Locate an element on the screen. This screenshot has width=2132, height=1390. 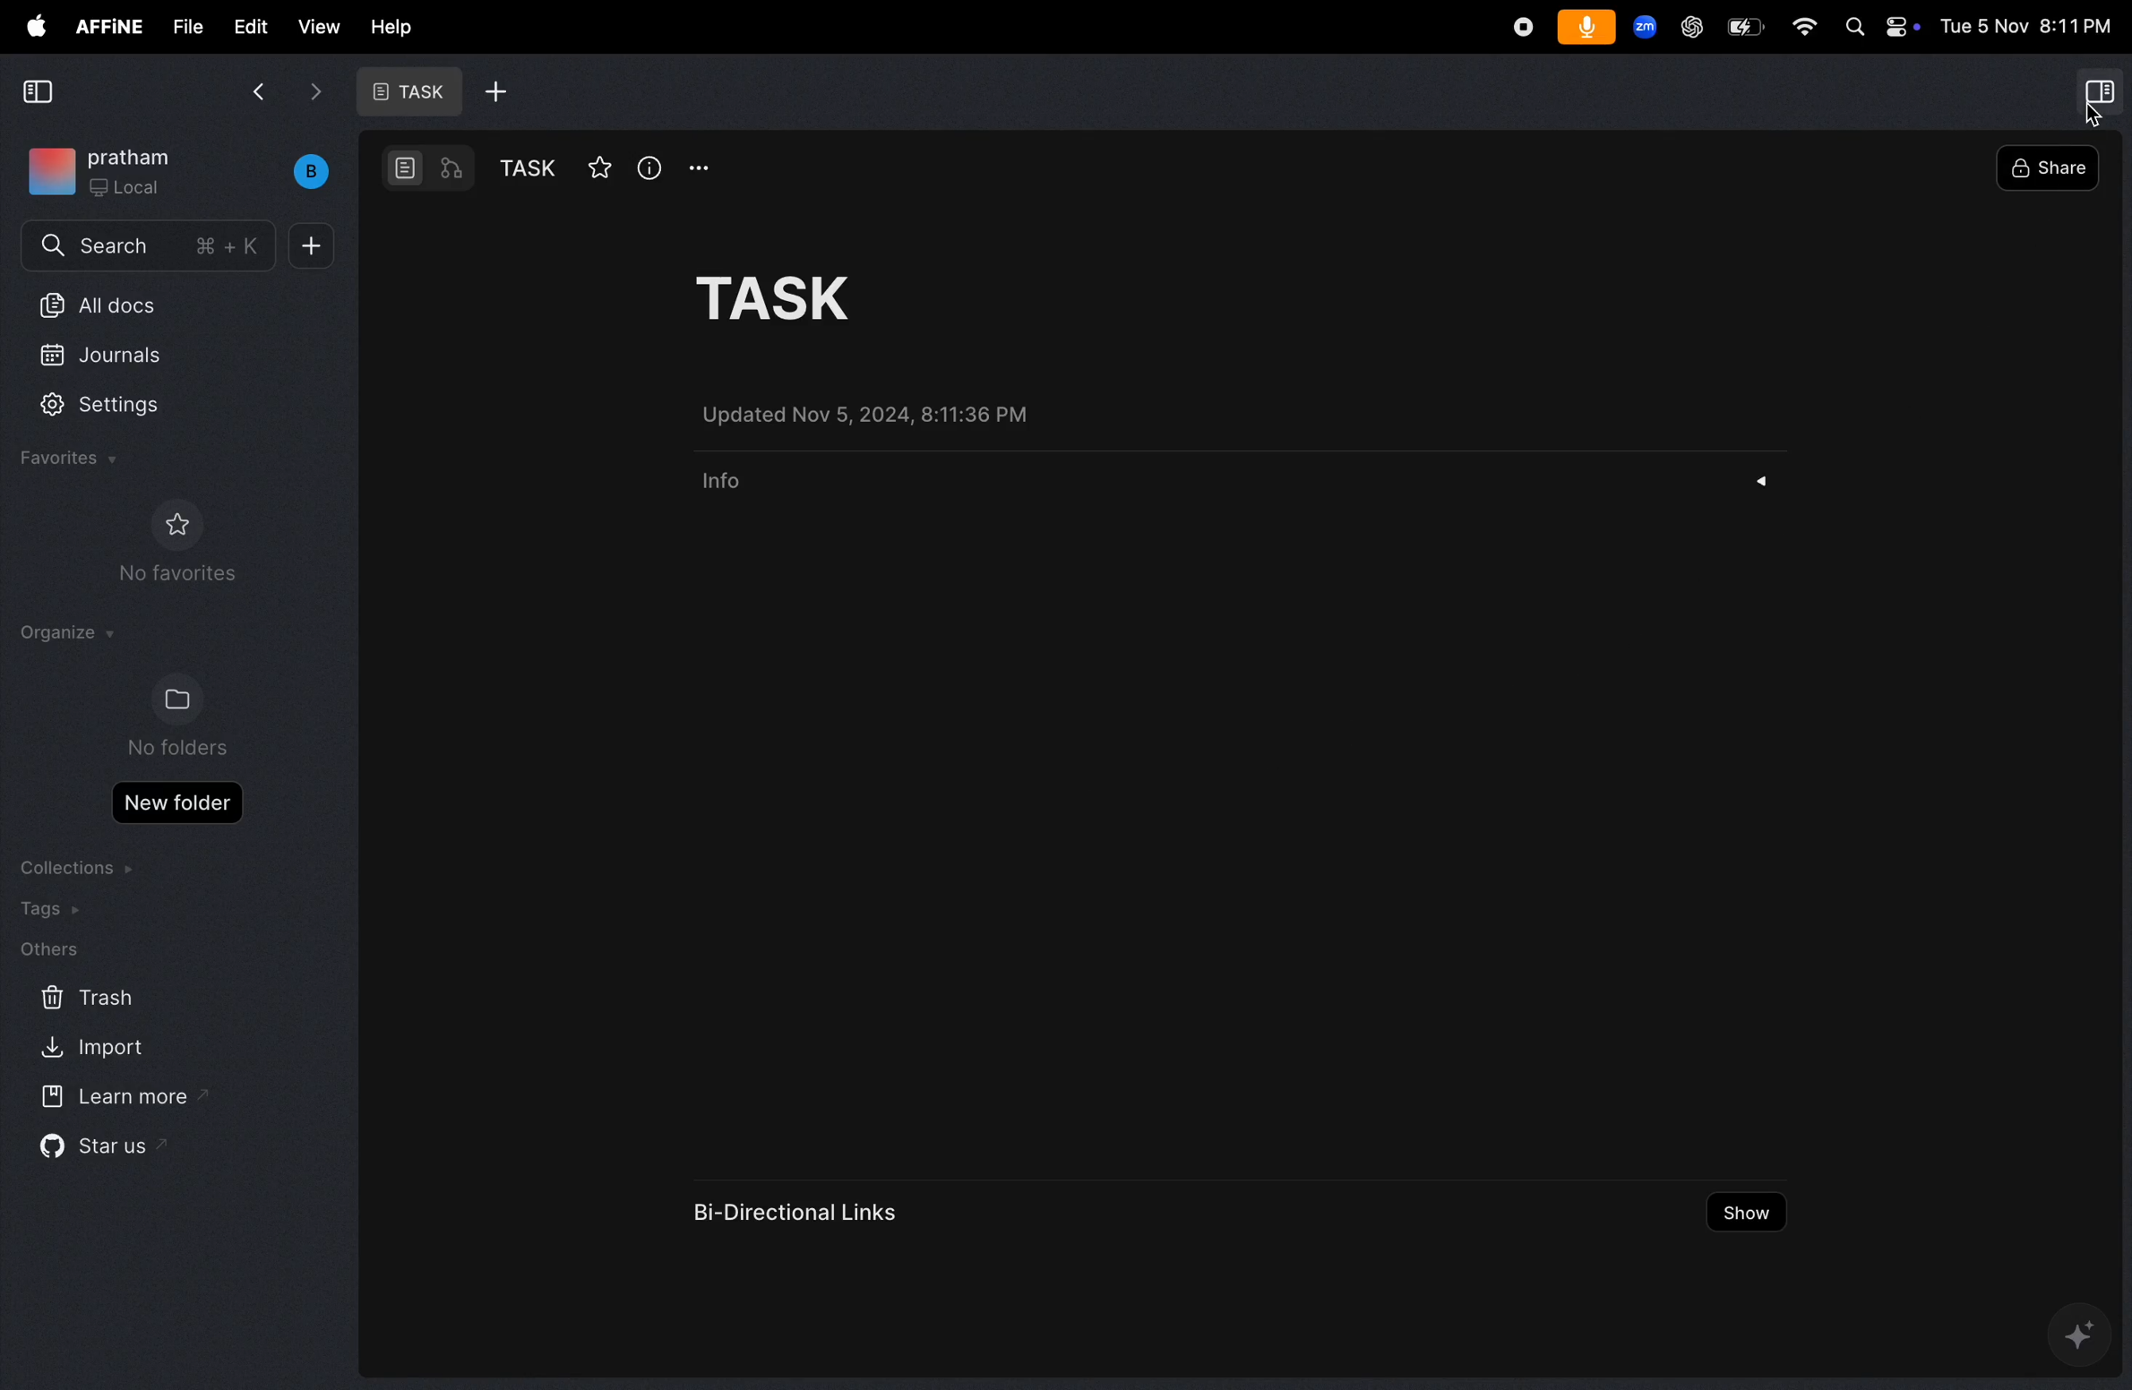
microphone is located at coordinates (1585, 28).